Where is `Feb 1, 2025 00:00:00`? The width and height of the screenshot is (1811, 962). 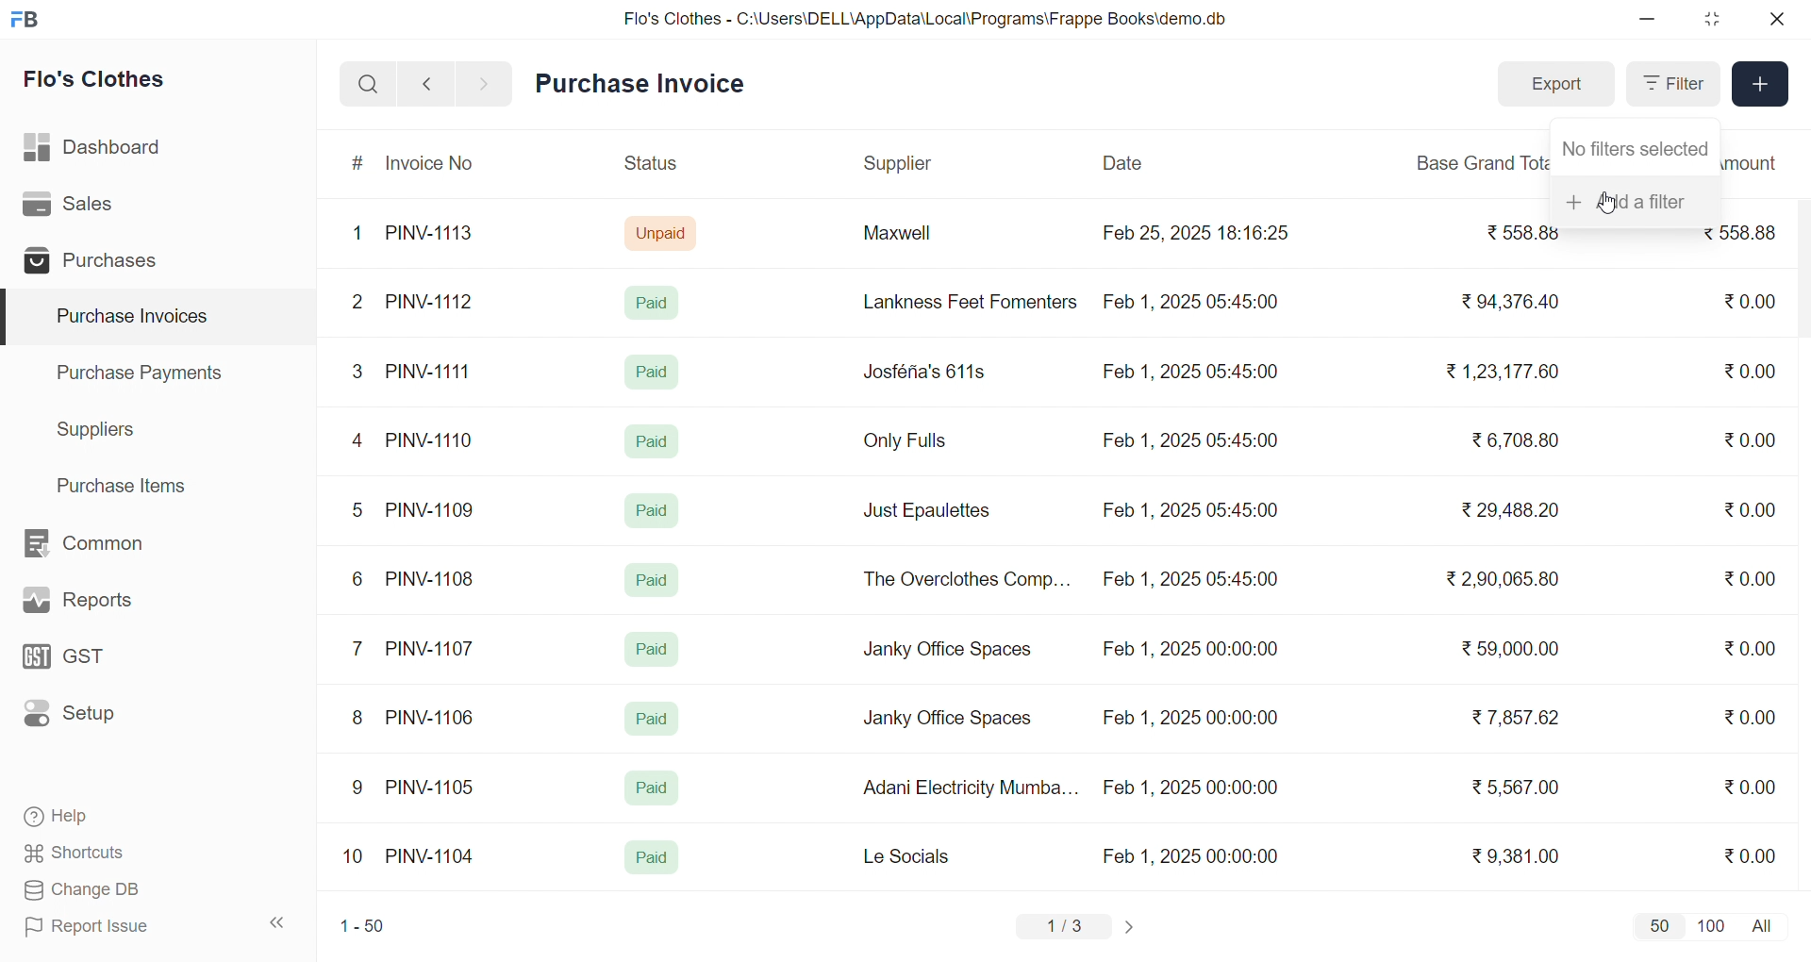
Feb 1, 2025 00:00:00 is located at coordinates (1190, 788).